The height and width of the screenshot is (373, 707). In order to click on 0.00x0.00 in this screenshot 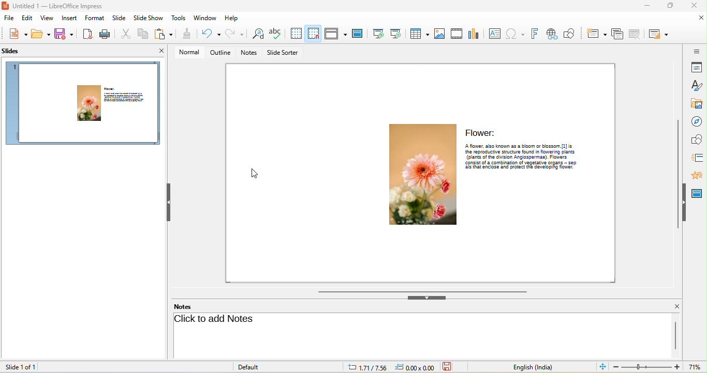, I will do `click(415, 367)`.